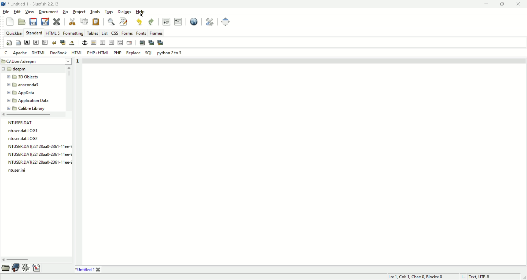  I want to click on document, so click(48, 12).